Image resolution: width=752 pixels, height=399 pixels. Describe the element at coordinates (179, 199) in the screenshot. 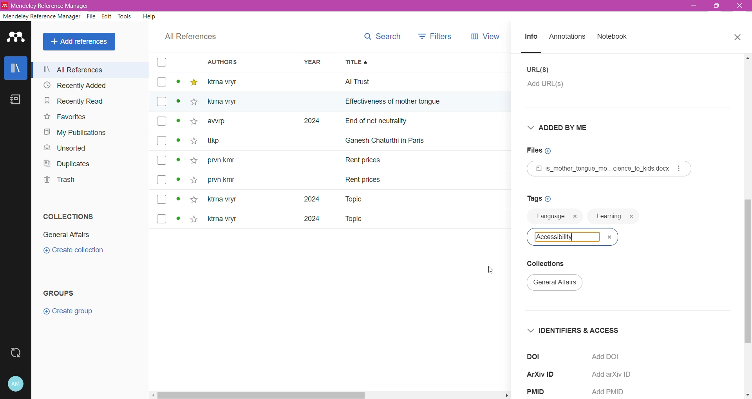

I see `dot ` at that location.